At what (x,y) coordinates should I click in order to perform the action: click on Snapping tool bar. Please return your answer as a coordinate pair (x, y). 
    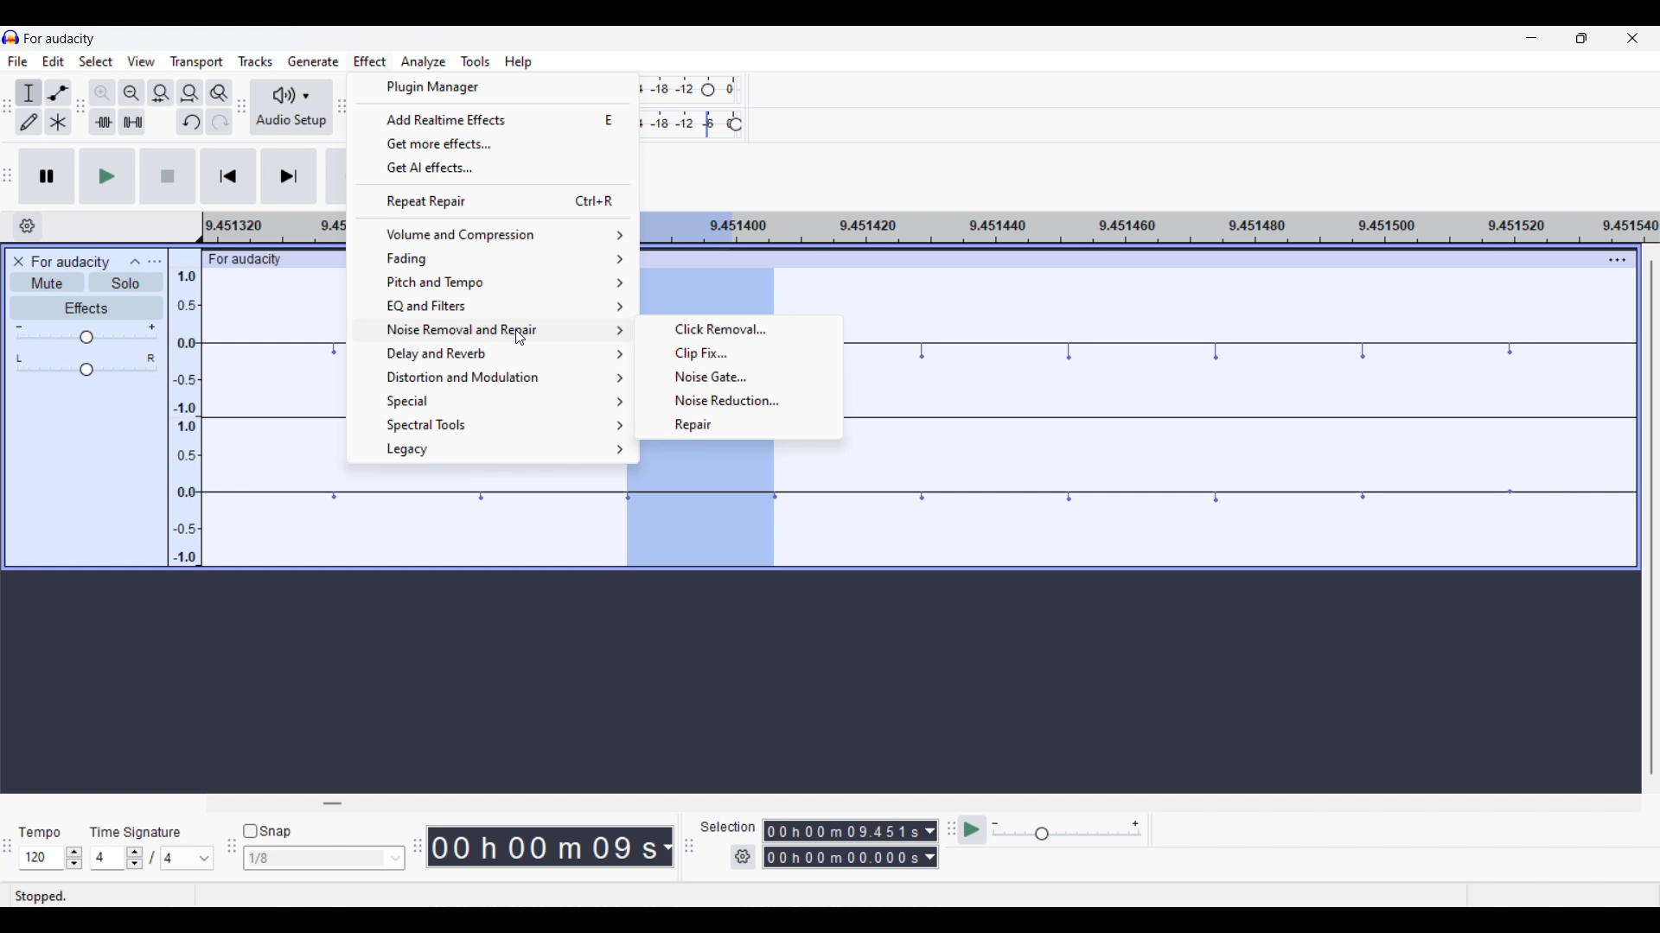
    Looking at the image, I should click on (230, 853).